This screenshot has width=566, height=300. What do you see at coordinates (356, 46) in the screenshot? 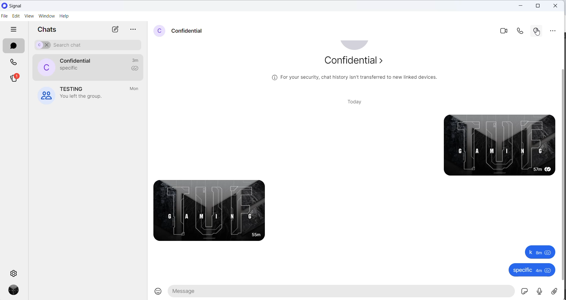
I see `profile picture` at bounding box center [356, 46].